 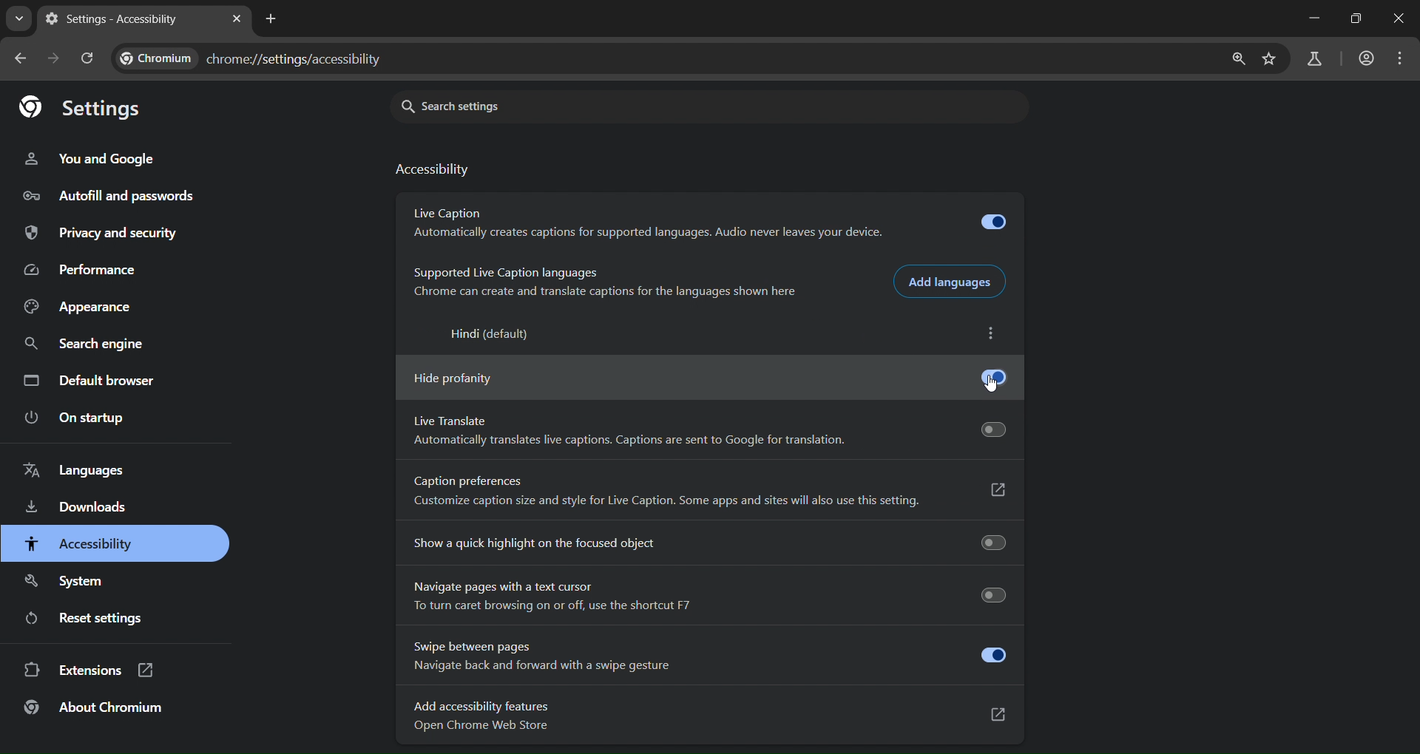 What do you see at coordinates (434, 170) in the screenshot?
I see `accessibility` at bounding box center [434, 170].